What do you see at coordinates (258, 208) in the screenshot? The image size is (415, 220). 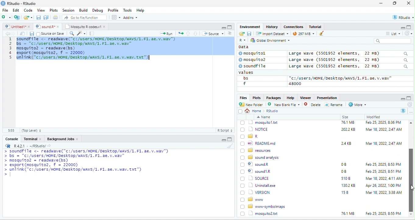 I see `| SOURCE` at bounding box center [258, 208].